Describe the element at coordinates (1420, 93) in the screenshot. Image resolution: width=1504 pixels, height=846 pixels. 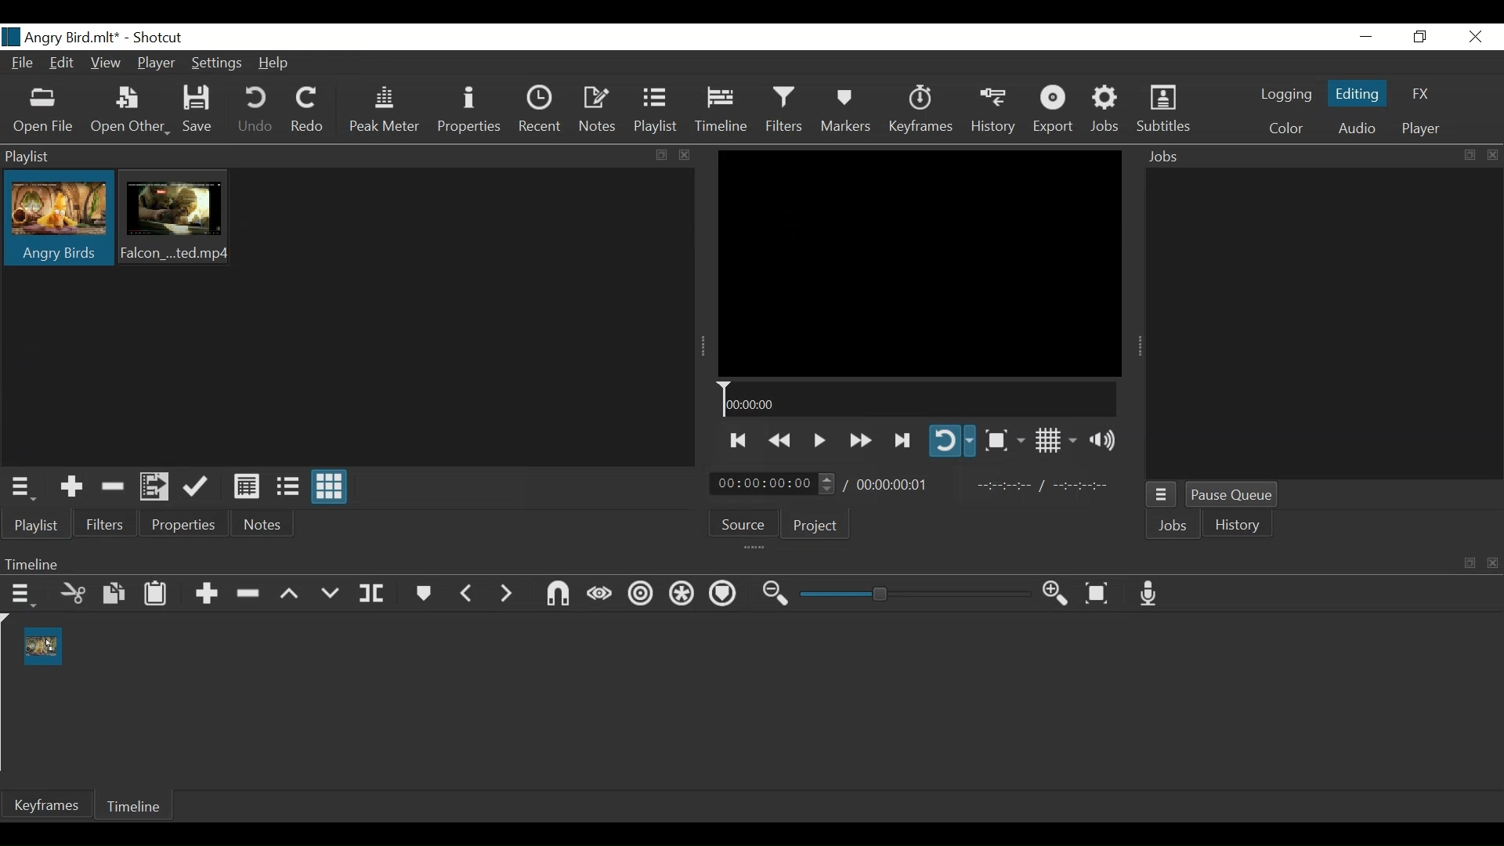
I see `FX` at that location.